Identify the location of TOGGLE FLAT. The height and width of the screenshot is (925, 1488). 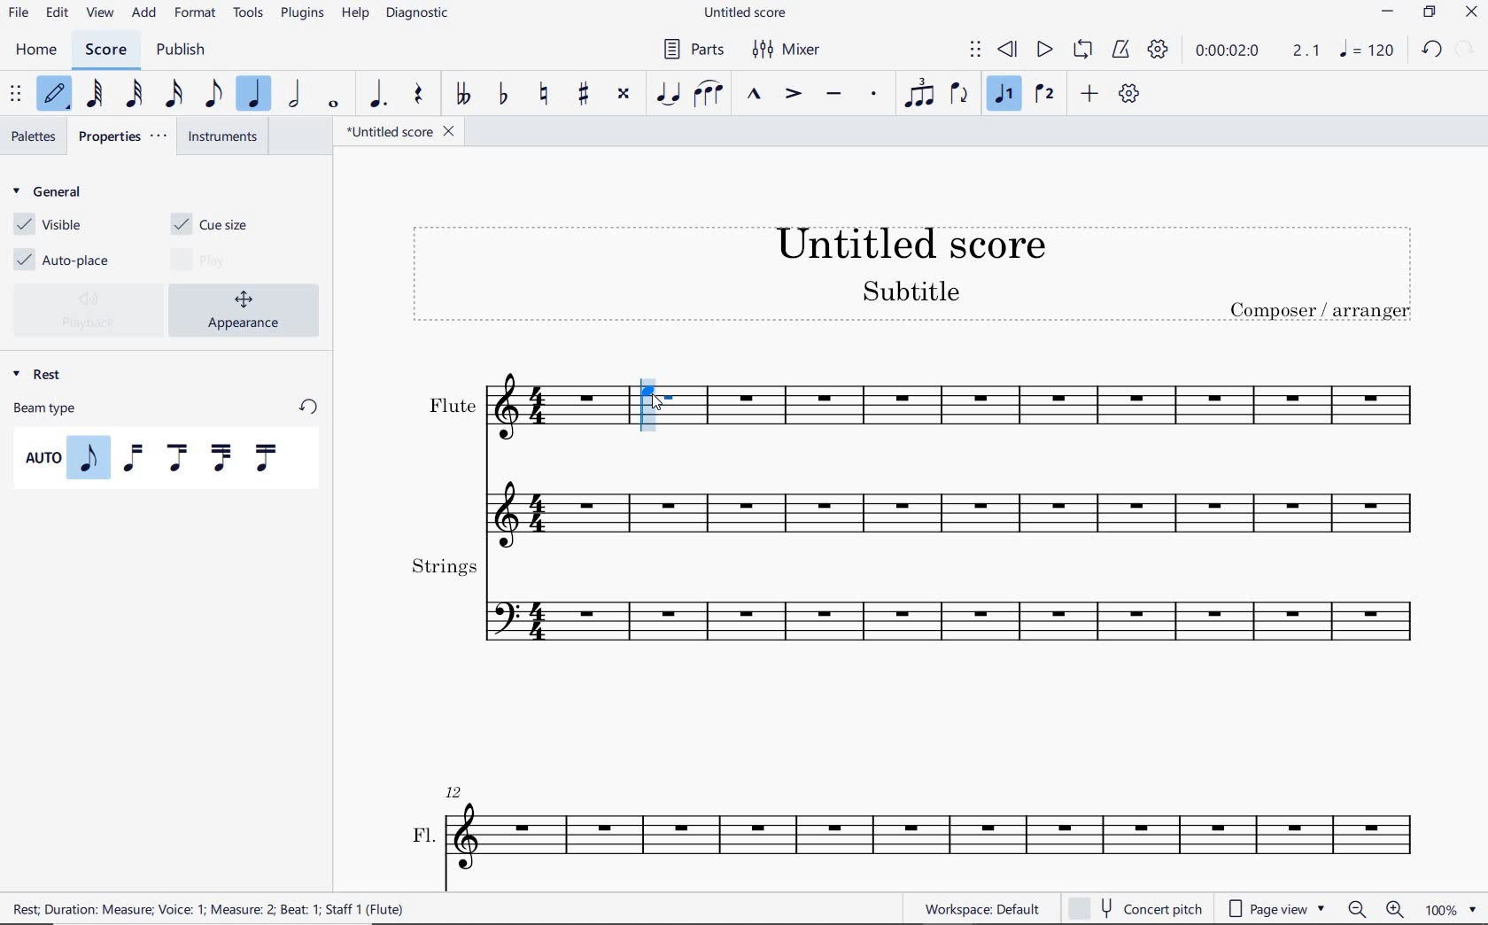
(502, 95).